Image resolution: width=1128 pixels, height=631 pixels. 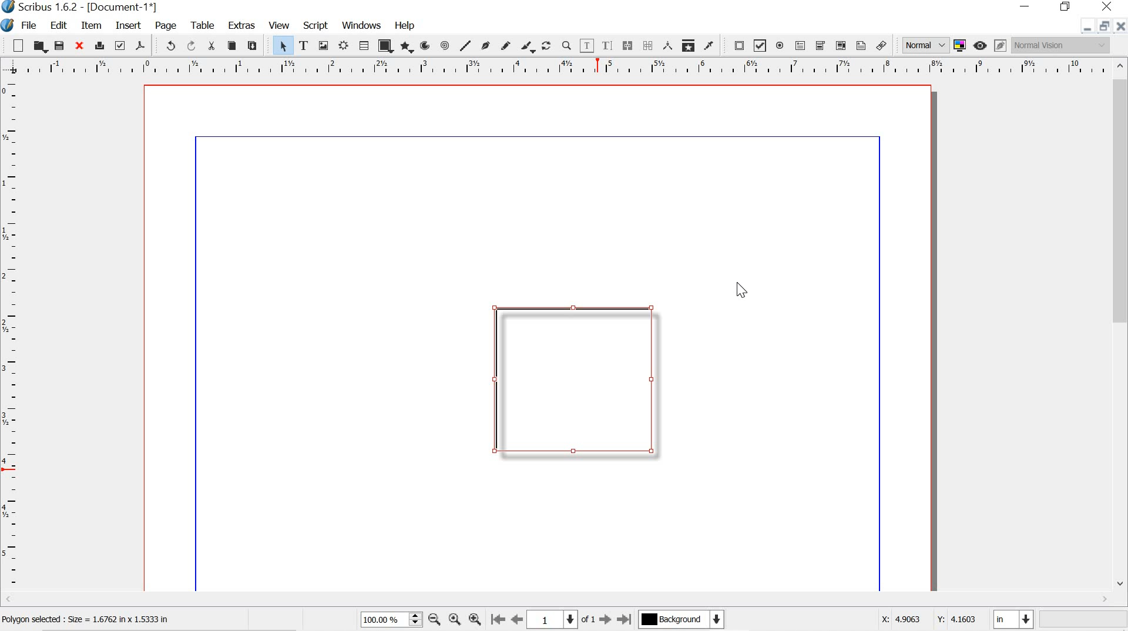 What do you see at coordinates (780, 47) in the screenshot?
I see `pdf radio button` at bounding box center [780, 47].